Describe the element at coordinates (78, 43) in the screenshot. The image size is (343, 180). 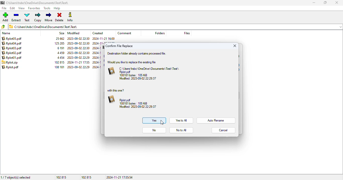
I see `2023-09-02 22:30` at that location.